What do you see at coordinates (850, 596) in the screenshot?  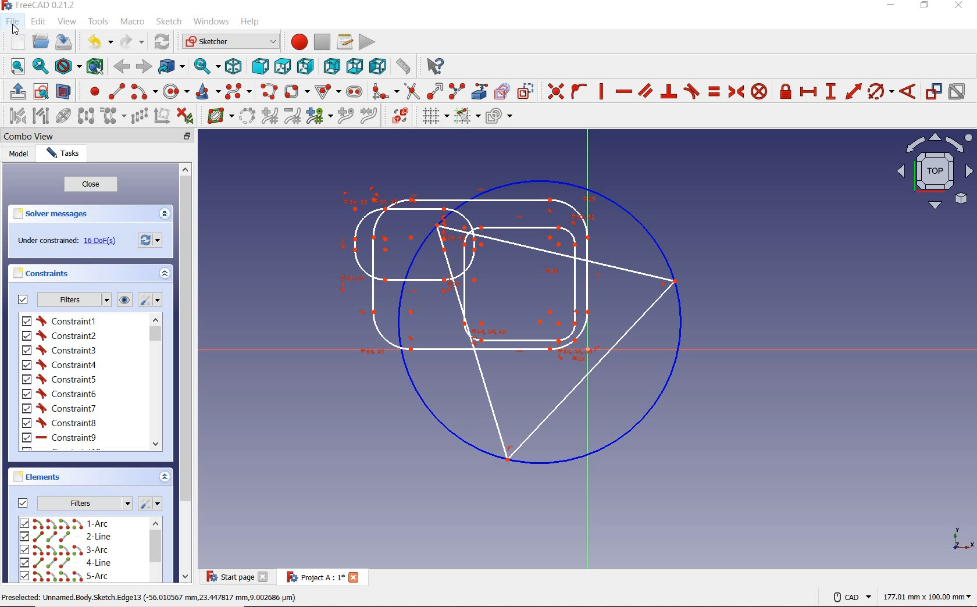 I see `CAD Navigation style` at bounding box center [850, 596].